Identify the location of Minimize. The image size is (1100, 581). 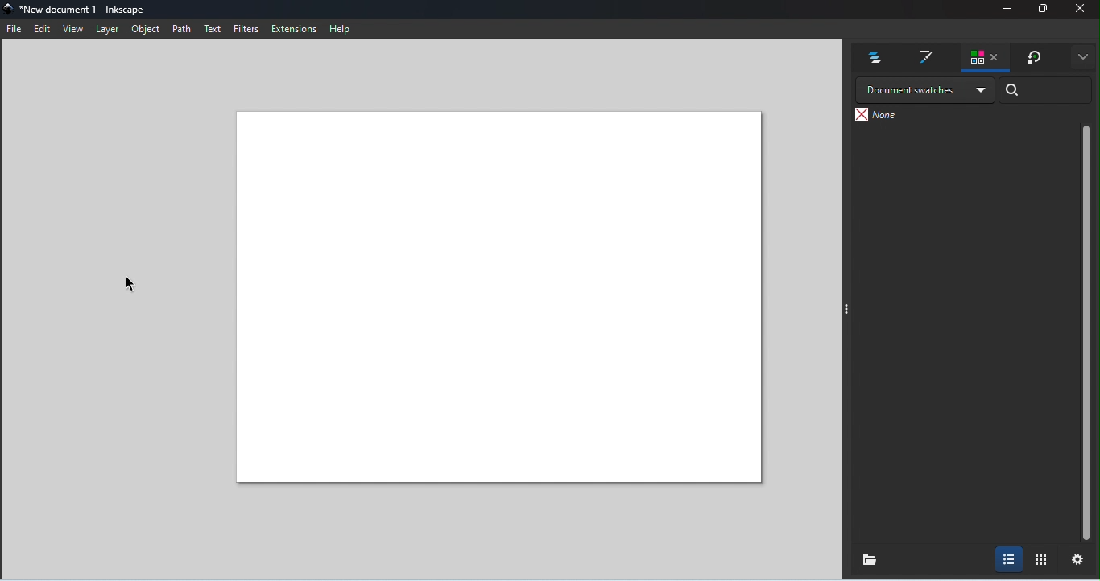
(1000, 9).